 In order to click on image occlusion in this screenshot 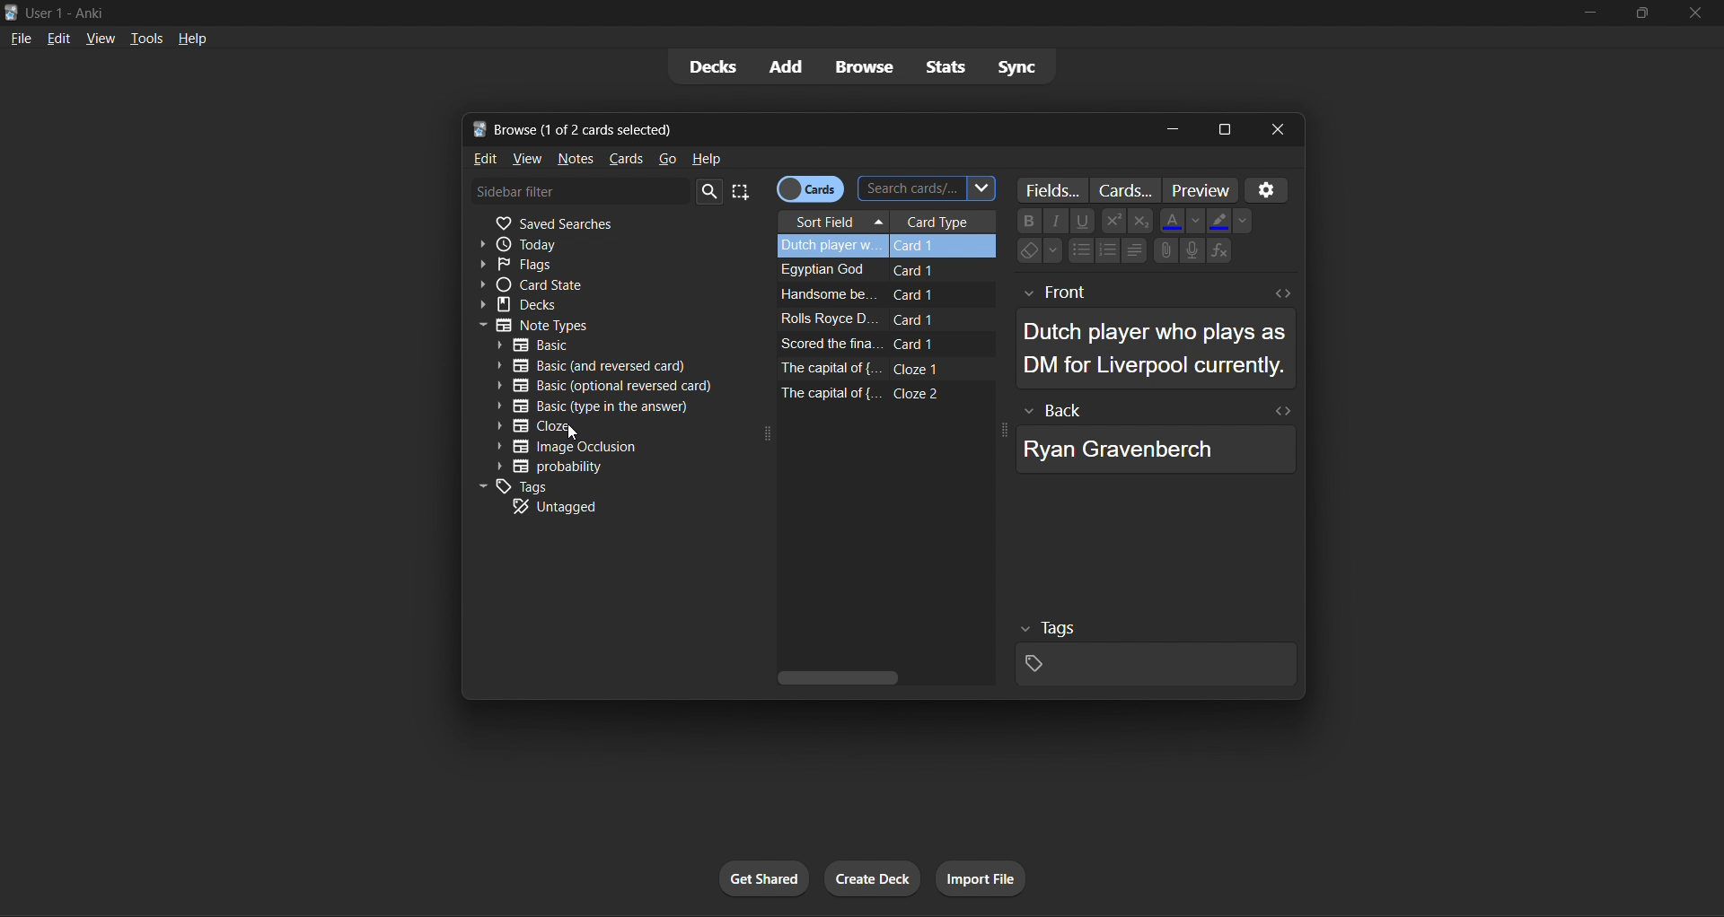, I will do `click(594, 445)`.